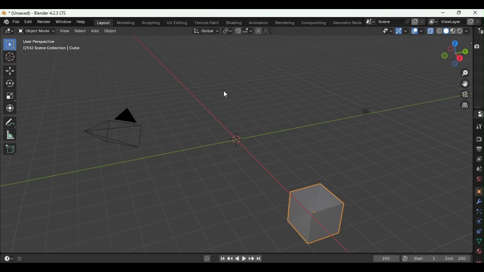 Image resolution: width=484 pixels, height=272 pixels. Describe the element at coordinates (417, 31) in the screenshot. I see `show overlays` at that location.